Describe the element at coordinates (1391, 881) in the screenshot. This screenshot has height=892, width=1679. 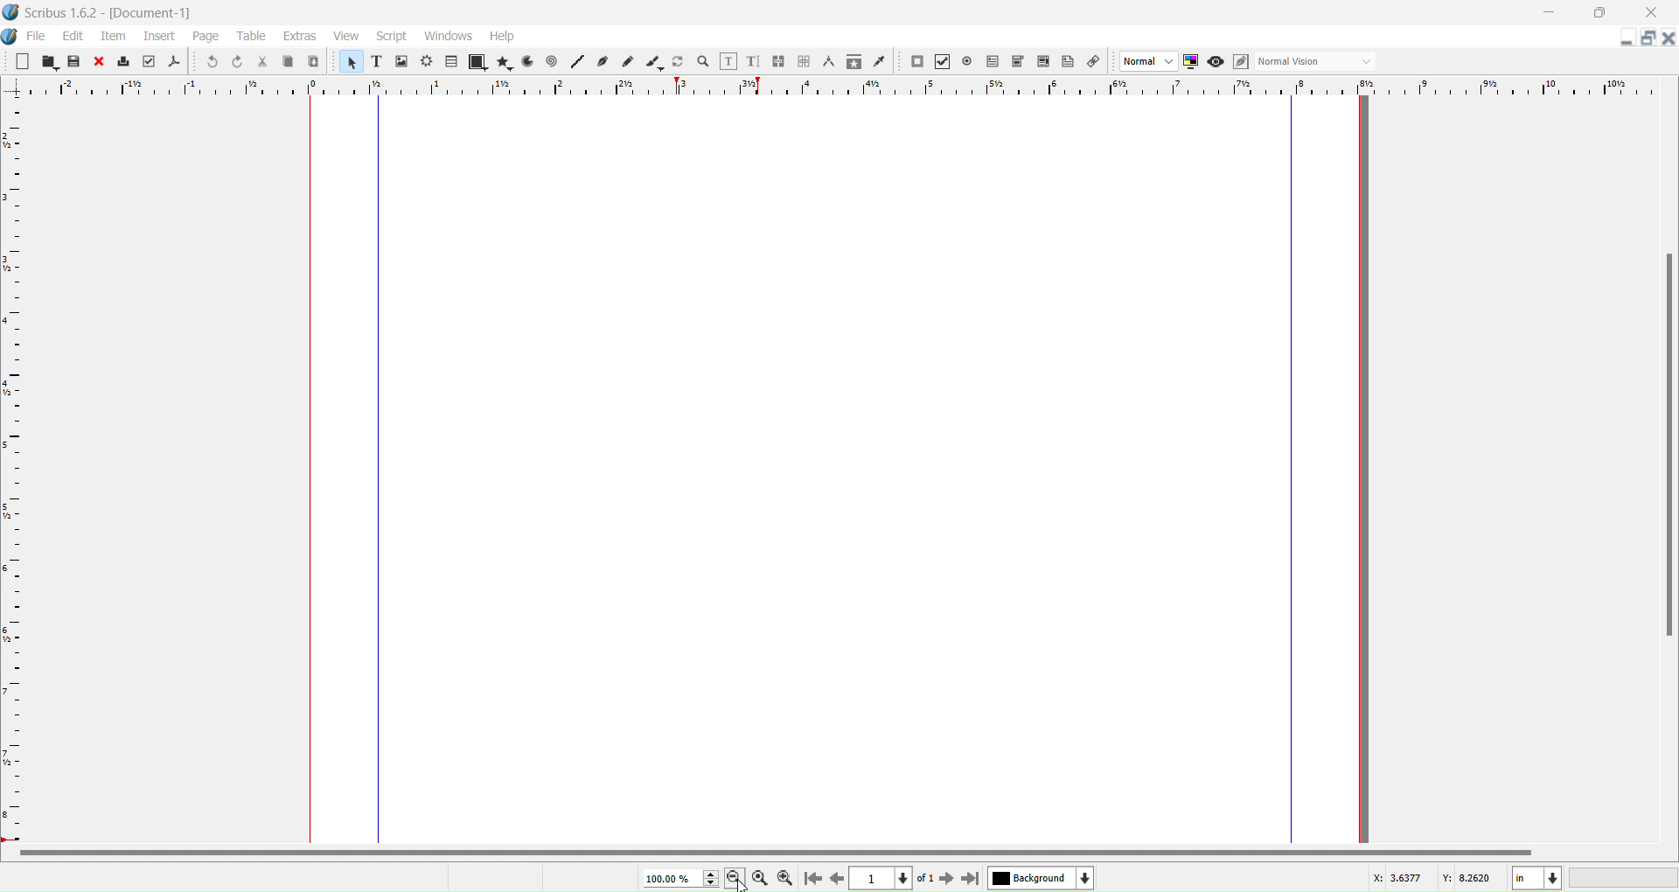
I see `Cursor coordinate - X` at that location.